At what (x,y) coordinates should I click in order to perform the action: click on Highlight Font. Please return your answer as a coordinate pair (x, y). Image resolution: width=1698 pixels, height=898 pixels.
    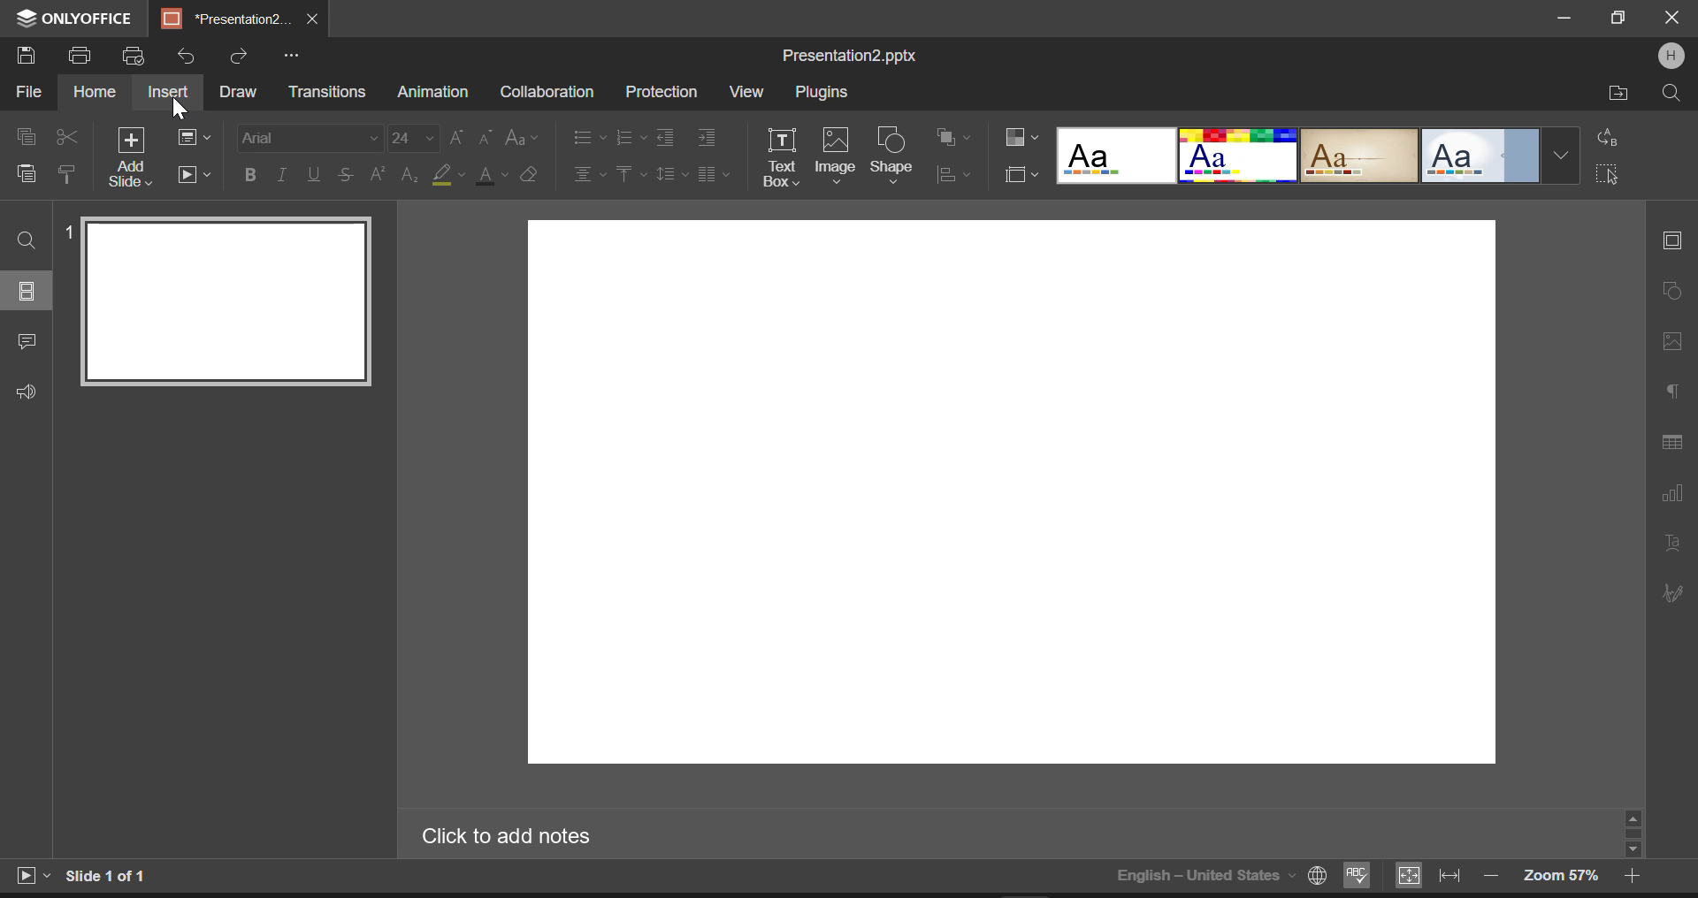
    Looking at the image, I should click on (450, 173).